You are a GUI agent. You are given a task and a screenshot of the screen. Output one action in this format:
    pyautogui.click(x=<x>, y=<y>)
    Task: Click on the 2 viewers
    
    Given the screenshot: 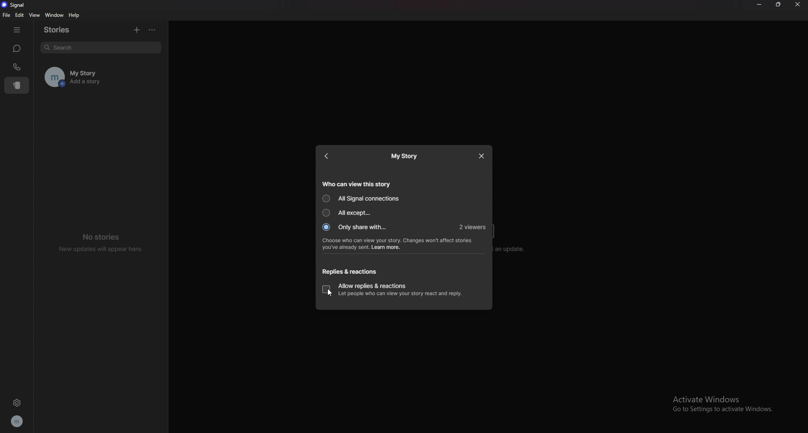 What is the action you would take?
    pyautogui.click(x=473, y=227)
    